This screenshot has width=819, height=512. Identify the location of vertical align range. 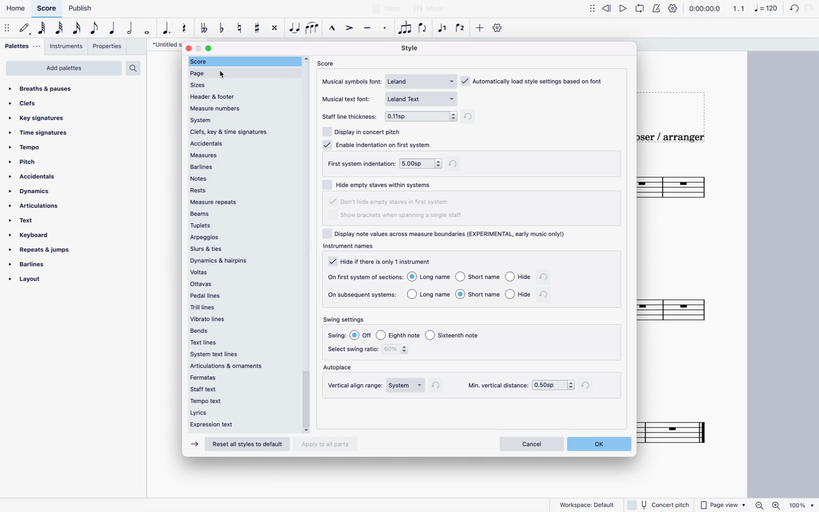
(356, 385).